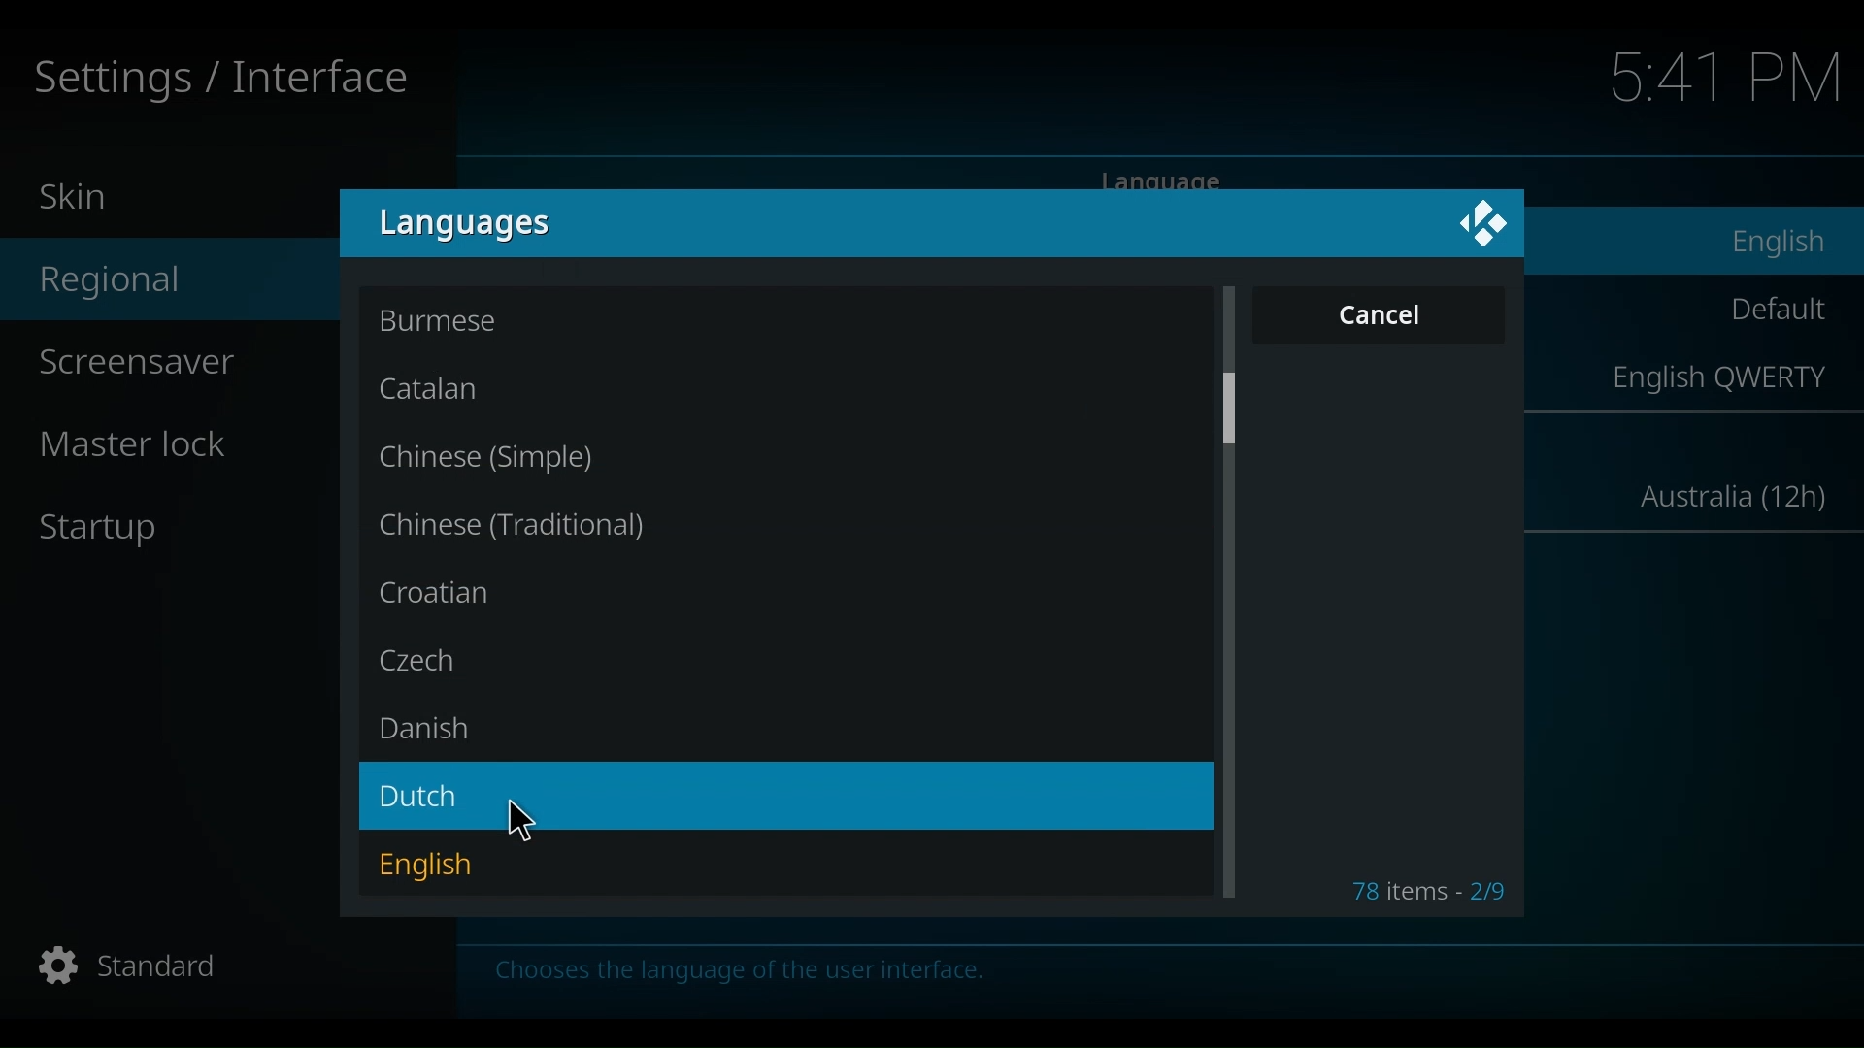 This screenshot has height=1048, width=1864. What do you see at coordinates (1426, 891) in the screenshot?
I see `78 items` at bounding box center [1426, 891].